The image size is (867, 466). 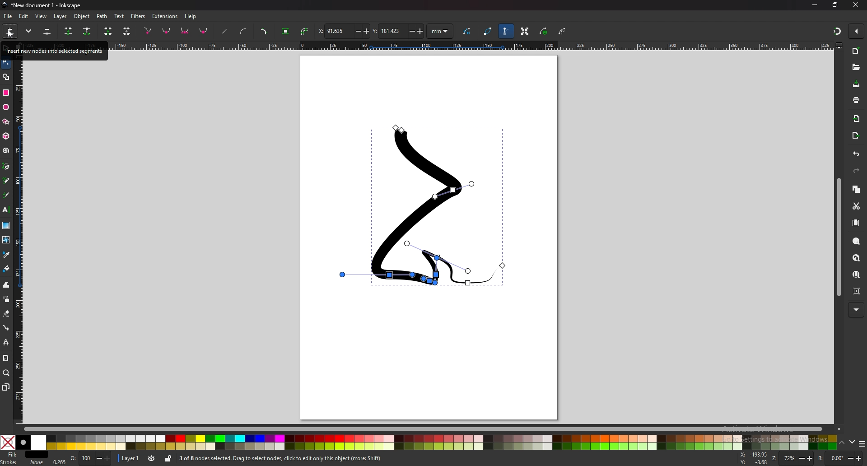 I want to click on cursor, so click(x=9, y=34).